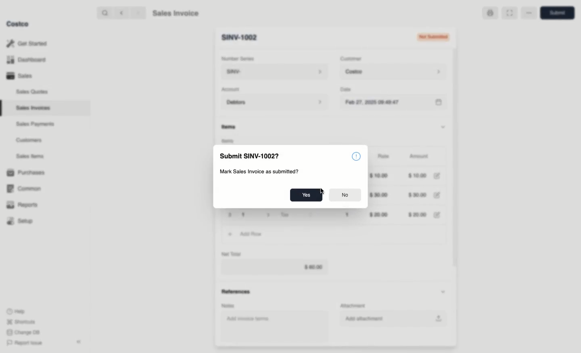 This screenshot has height=353, width=581. Describe the element at coordinates (21, 321) in the screenshot. I see `Shortcuts` at that location.